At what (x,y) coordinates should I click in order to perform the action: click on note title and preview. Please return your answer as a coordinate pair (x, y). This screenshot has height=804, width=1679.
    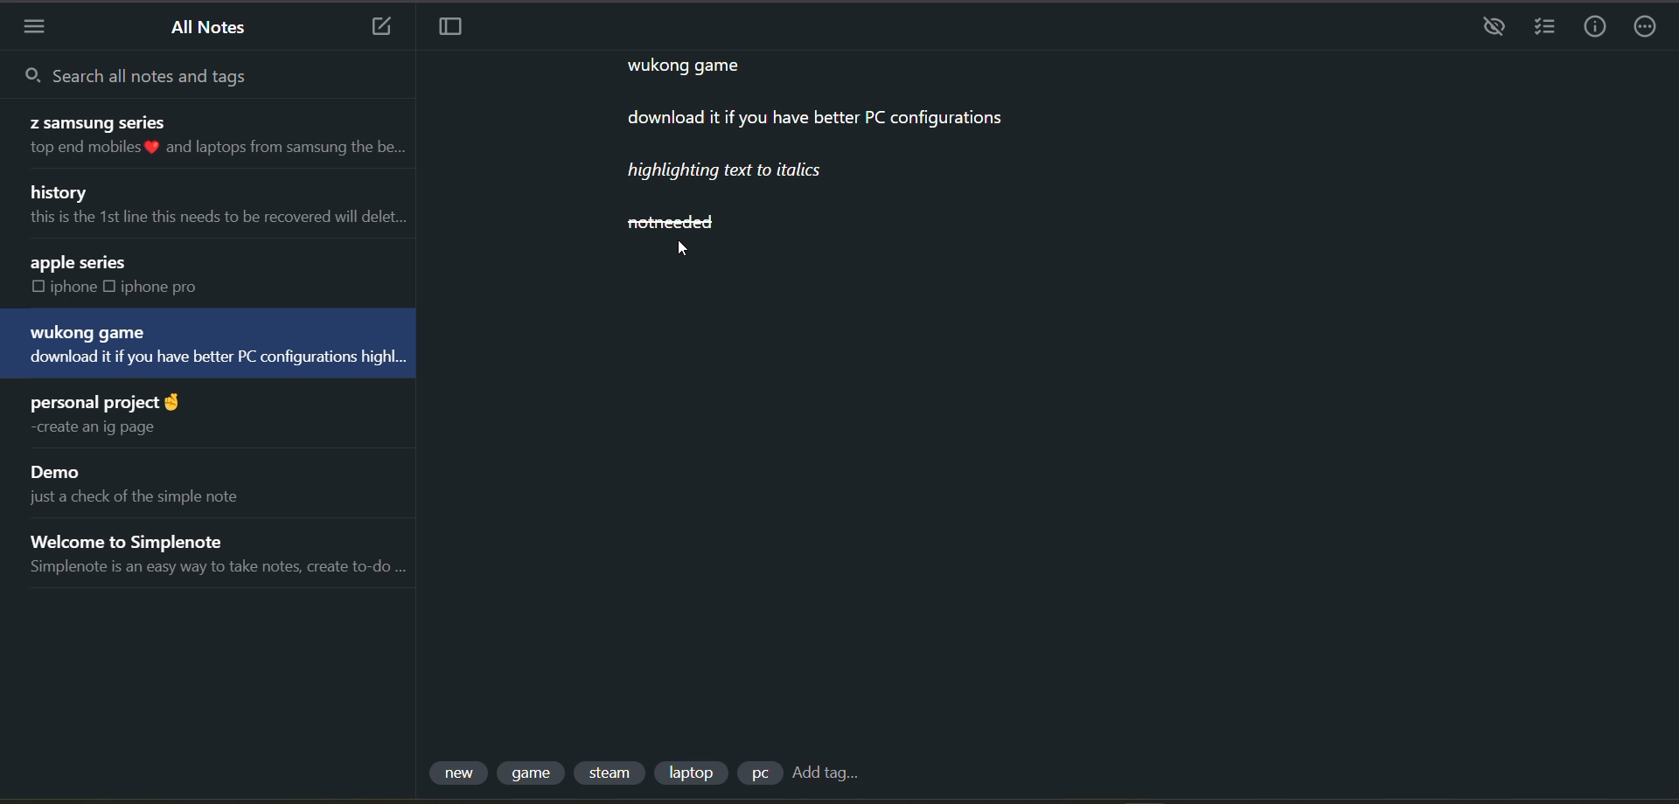
    Looking at the image, I should click on (113, 412).